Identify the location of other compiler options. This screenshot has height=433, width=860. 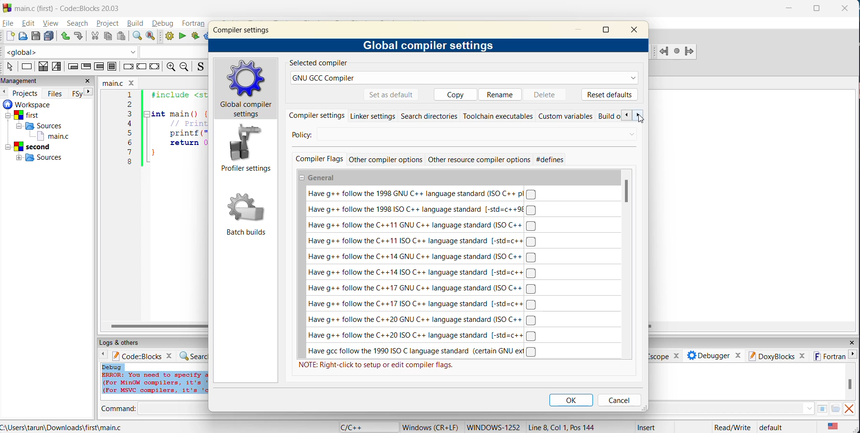
(387, 158).